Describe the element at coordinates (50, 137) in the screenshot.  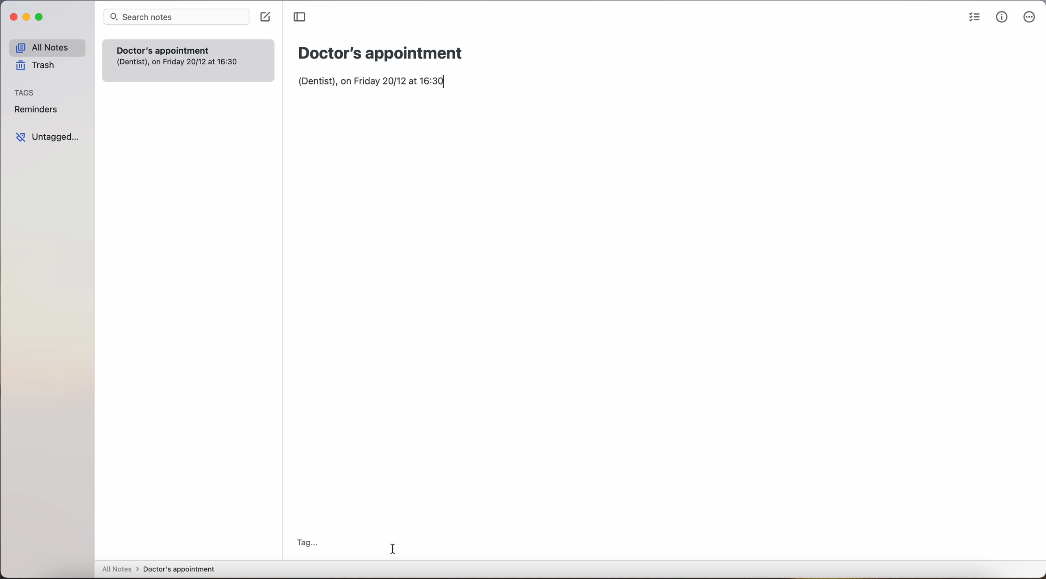
I see `untagged` at that location.